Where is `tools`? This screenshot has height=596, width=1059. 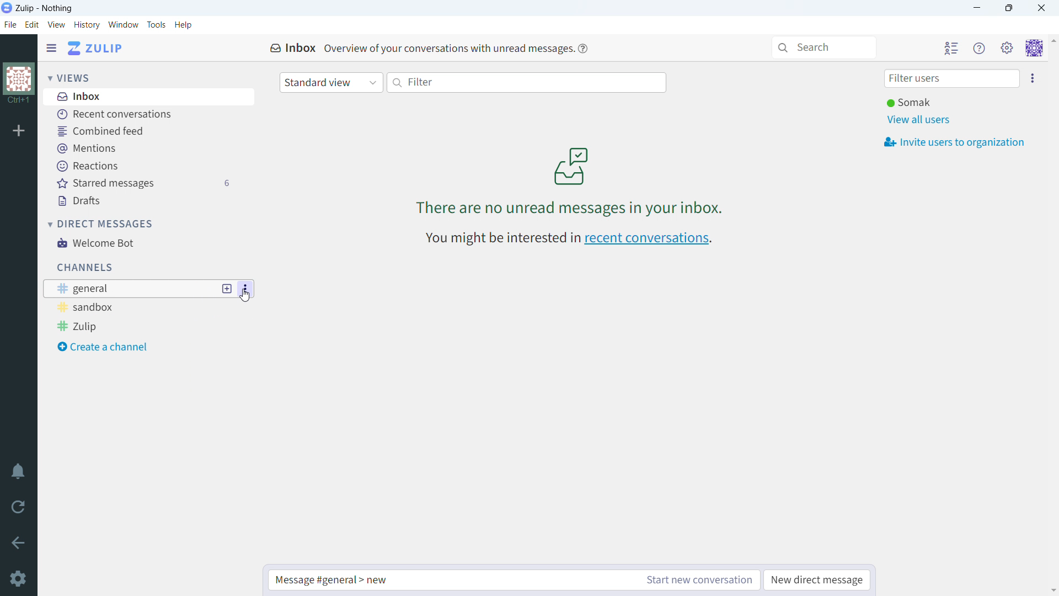 tools is located at coordinates (156, 25).